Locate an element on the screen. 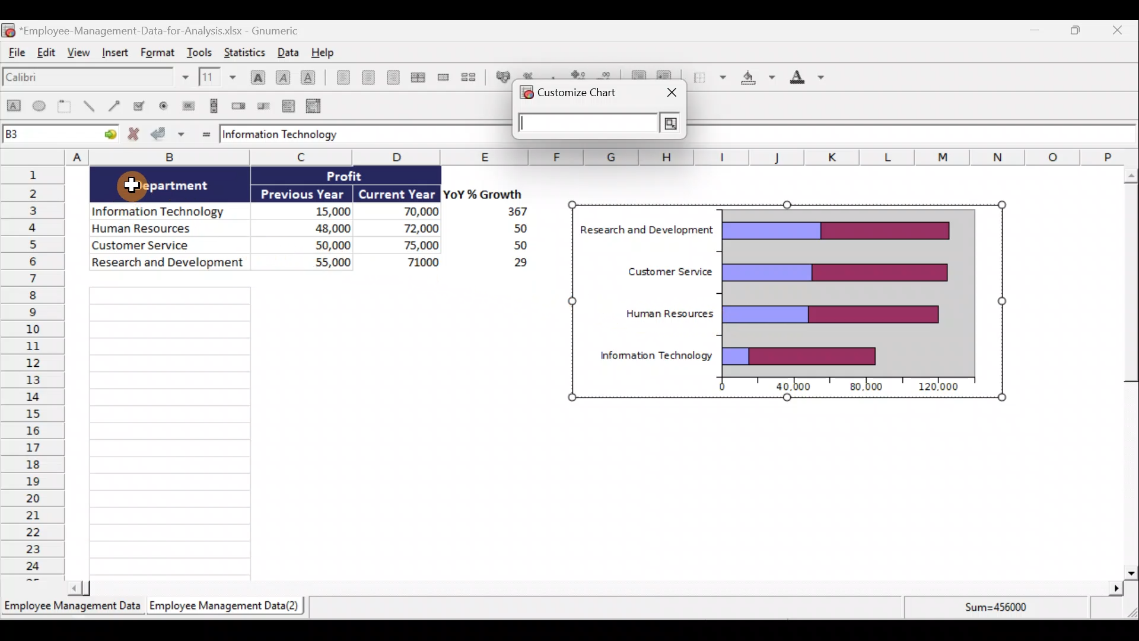 The image size is (1139, 641). *Employee-Management-Data-for-Analysis.xlsx - Gnumeric is located at coordinates (167, 30).